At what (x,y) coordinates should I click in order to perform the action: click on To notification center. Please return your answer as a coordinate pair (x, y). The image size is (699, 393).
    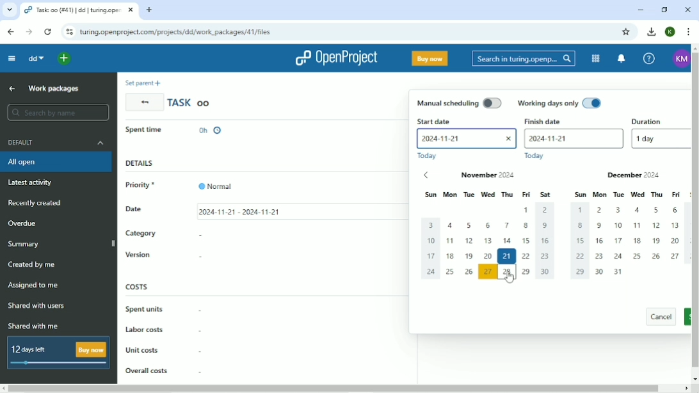
    Looking at the image, I should click on (622, 58).